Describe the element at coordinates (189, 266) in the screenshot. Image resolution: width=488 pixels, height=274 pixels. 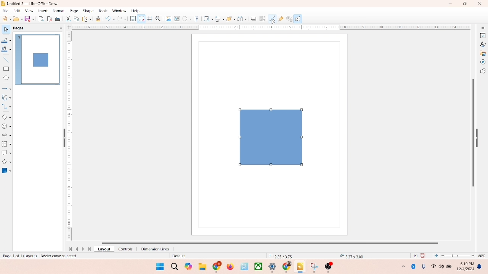
I see `copilot` at that location.